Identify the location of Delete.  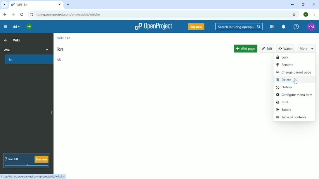
(286, 81).